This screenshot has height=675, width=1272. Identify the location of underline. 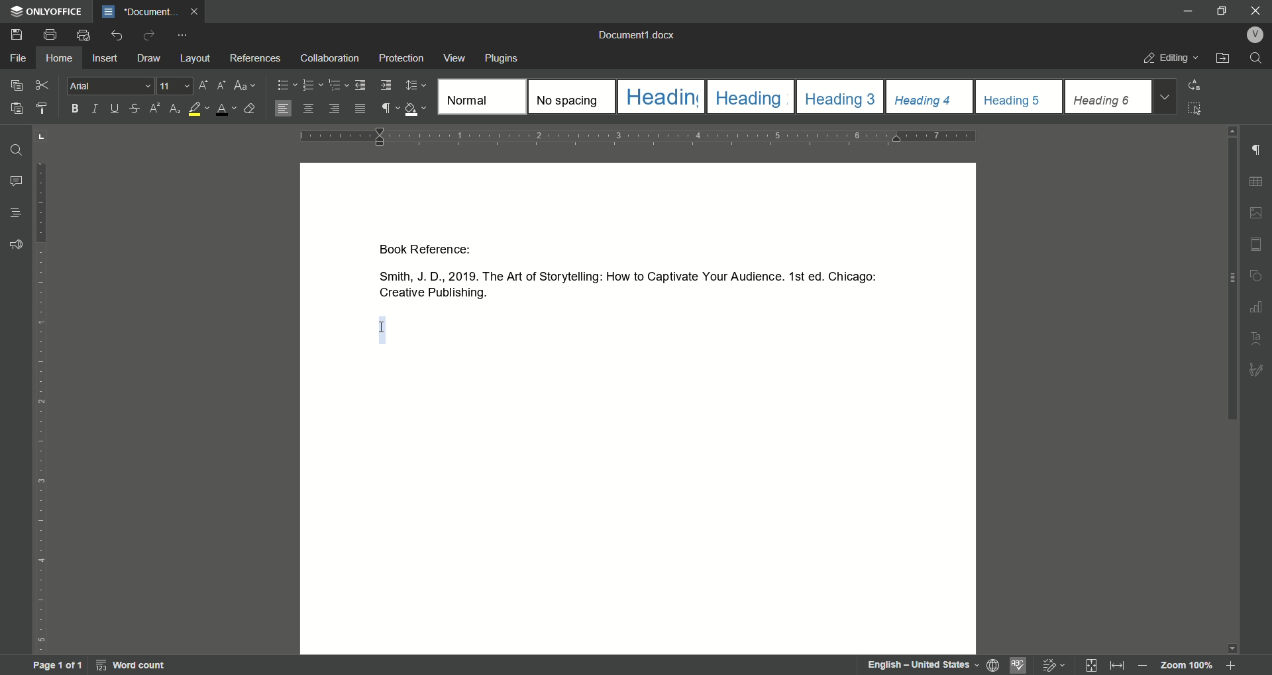
(116, 109).